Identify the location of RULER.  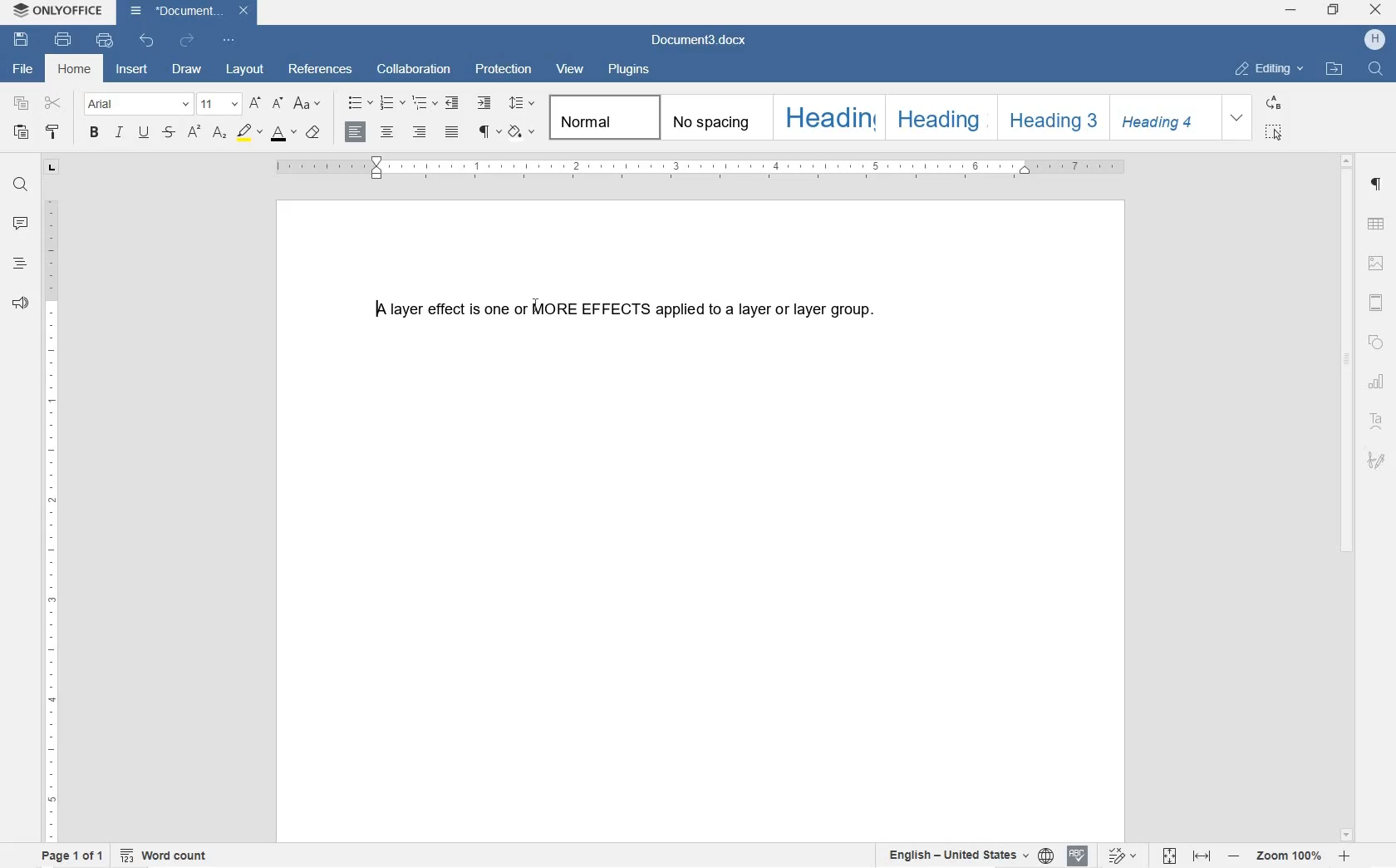
(701, 169).